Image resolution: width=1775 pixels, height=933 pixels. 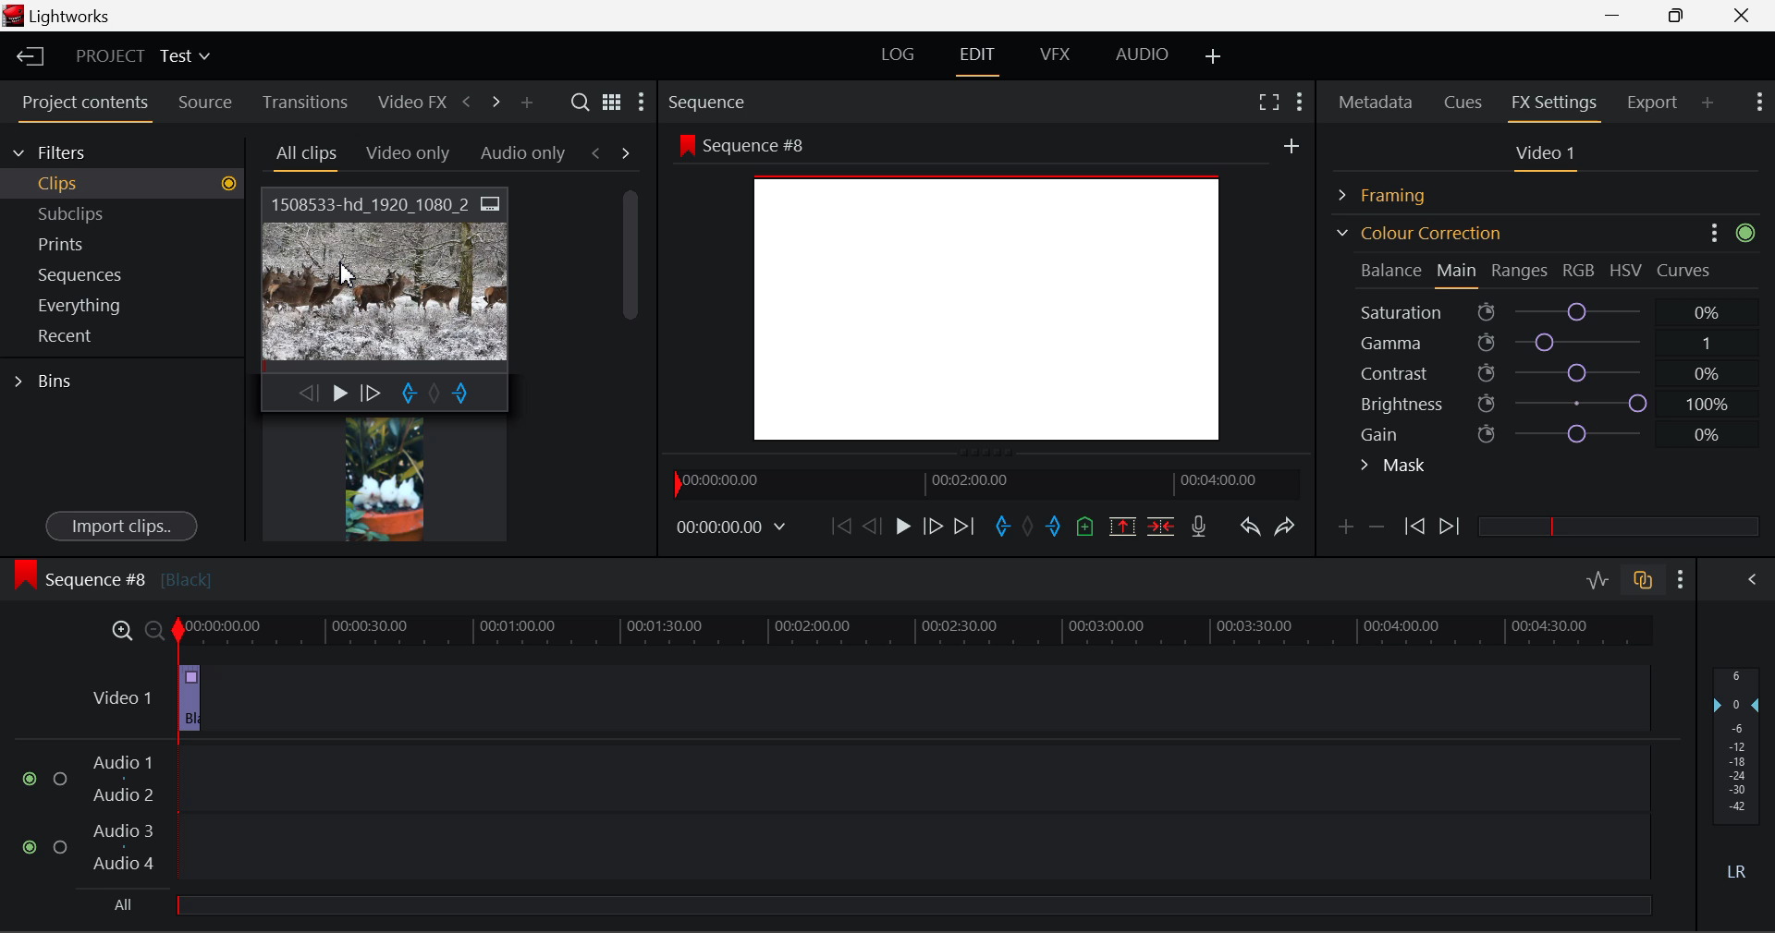 I want to click on slider, so click(x=1618, y=526).